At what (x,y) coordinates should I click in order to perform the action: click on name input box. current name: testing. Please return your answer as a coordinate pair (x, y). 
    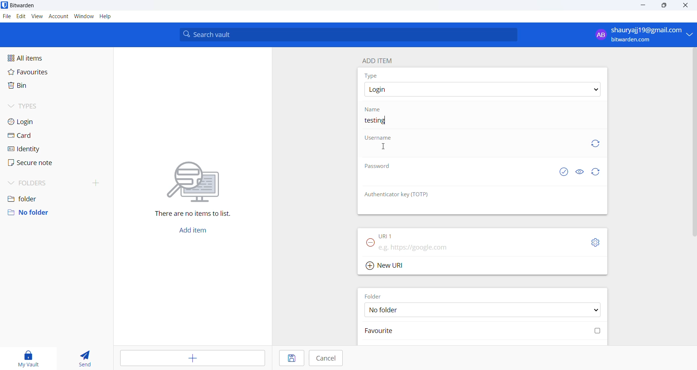
    Looking at the image, I should click on (483, 122).